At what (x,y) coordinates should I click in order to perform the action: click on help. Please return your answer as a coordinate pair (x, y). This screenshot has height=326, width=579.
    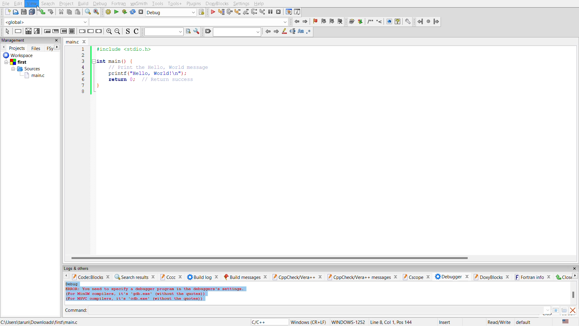
    Looking at the image, I should click on (260, 3).